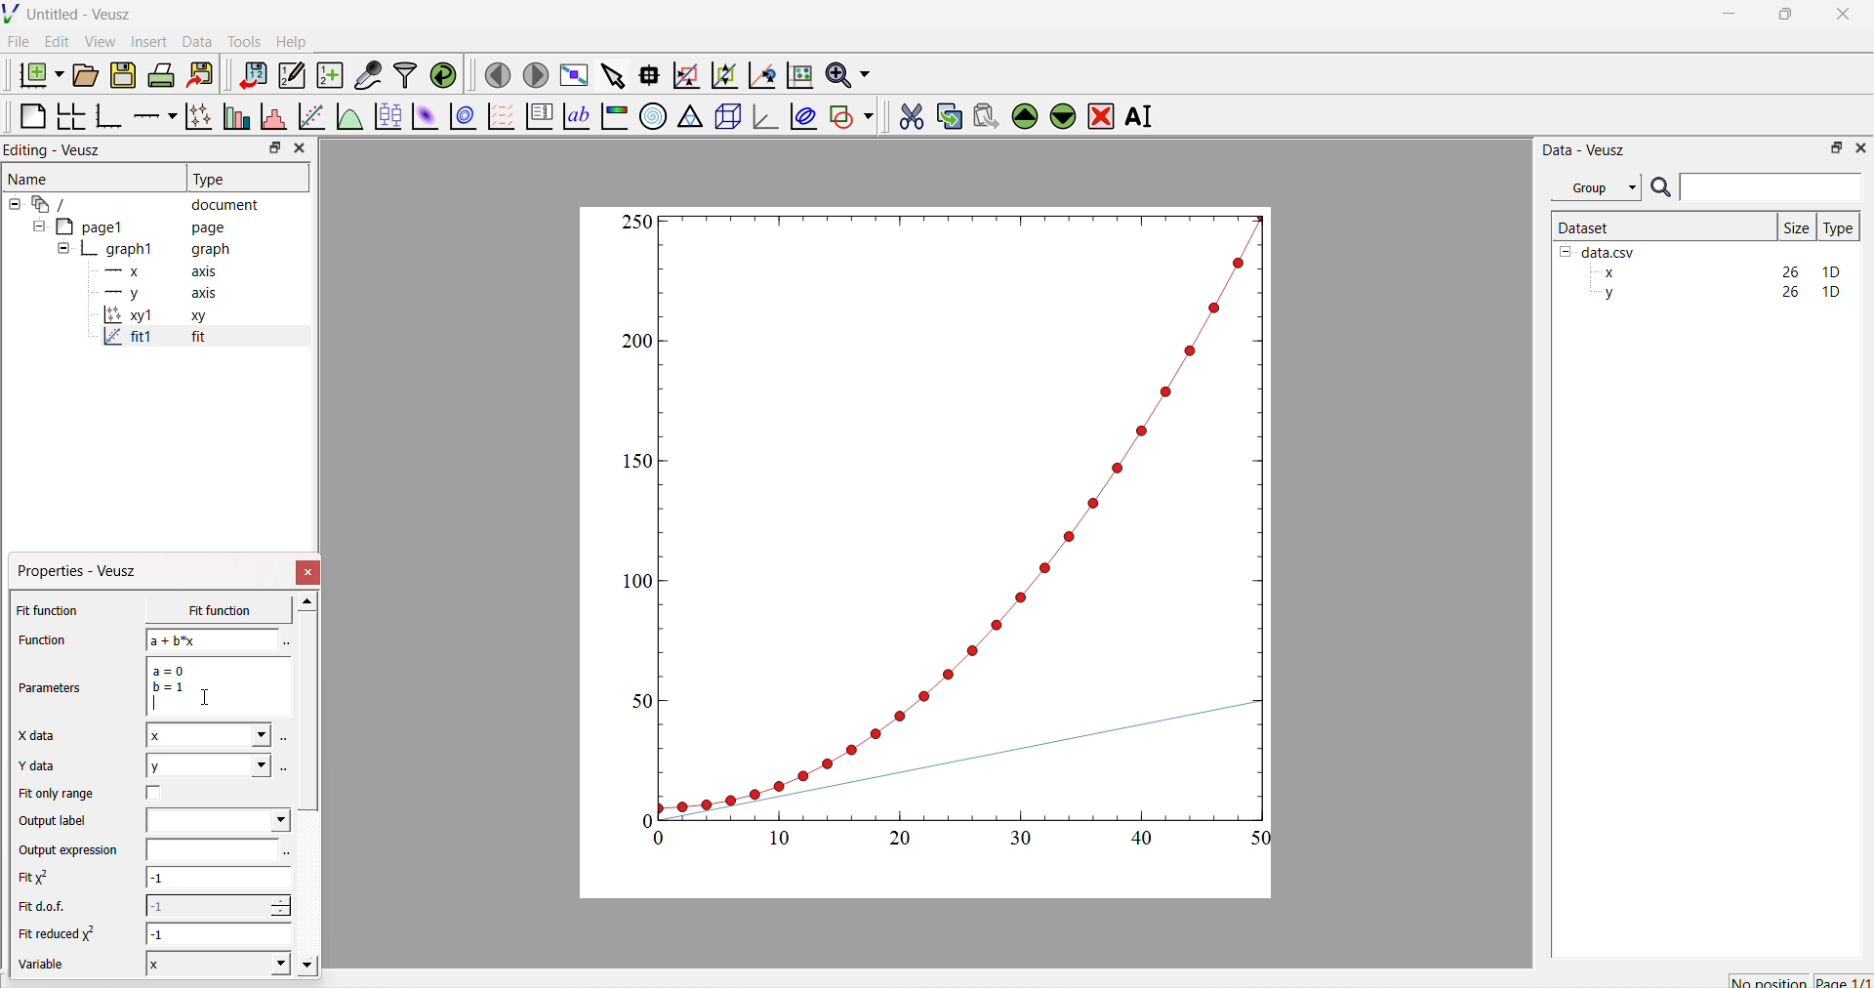 Image resolution: width=1874 pixels, height=988 pixels. Describe the element at coordinates (142, 203) in the screenshot. I see `document` at that location.